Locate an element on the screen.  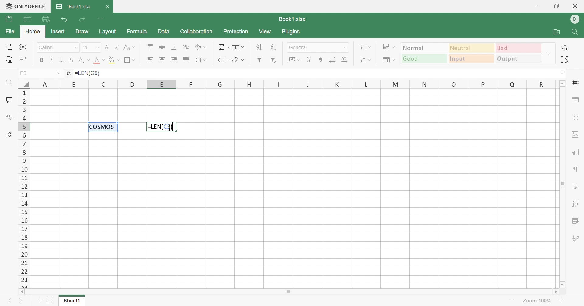
Data is located at coordinates (164, 32).